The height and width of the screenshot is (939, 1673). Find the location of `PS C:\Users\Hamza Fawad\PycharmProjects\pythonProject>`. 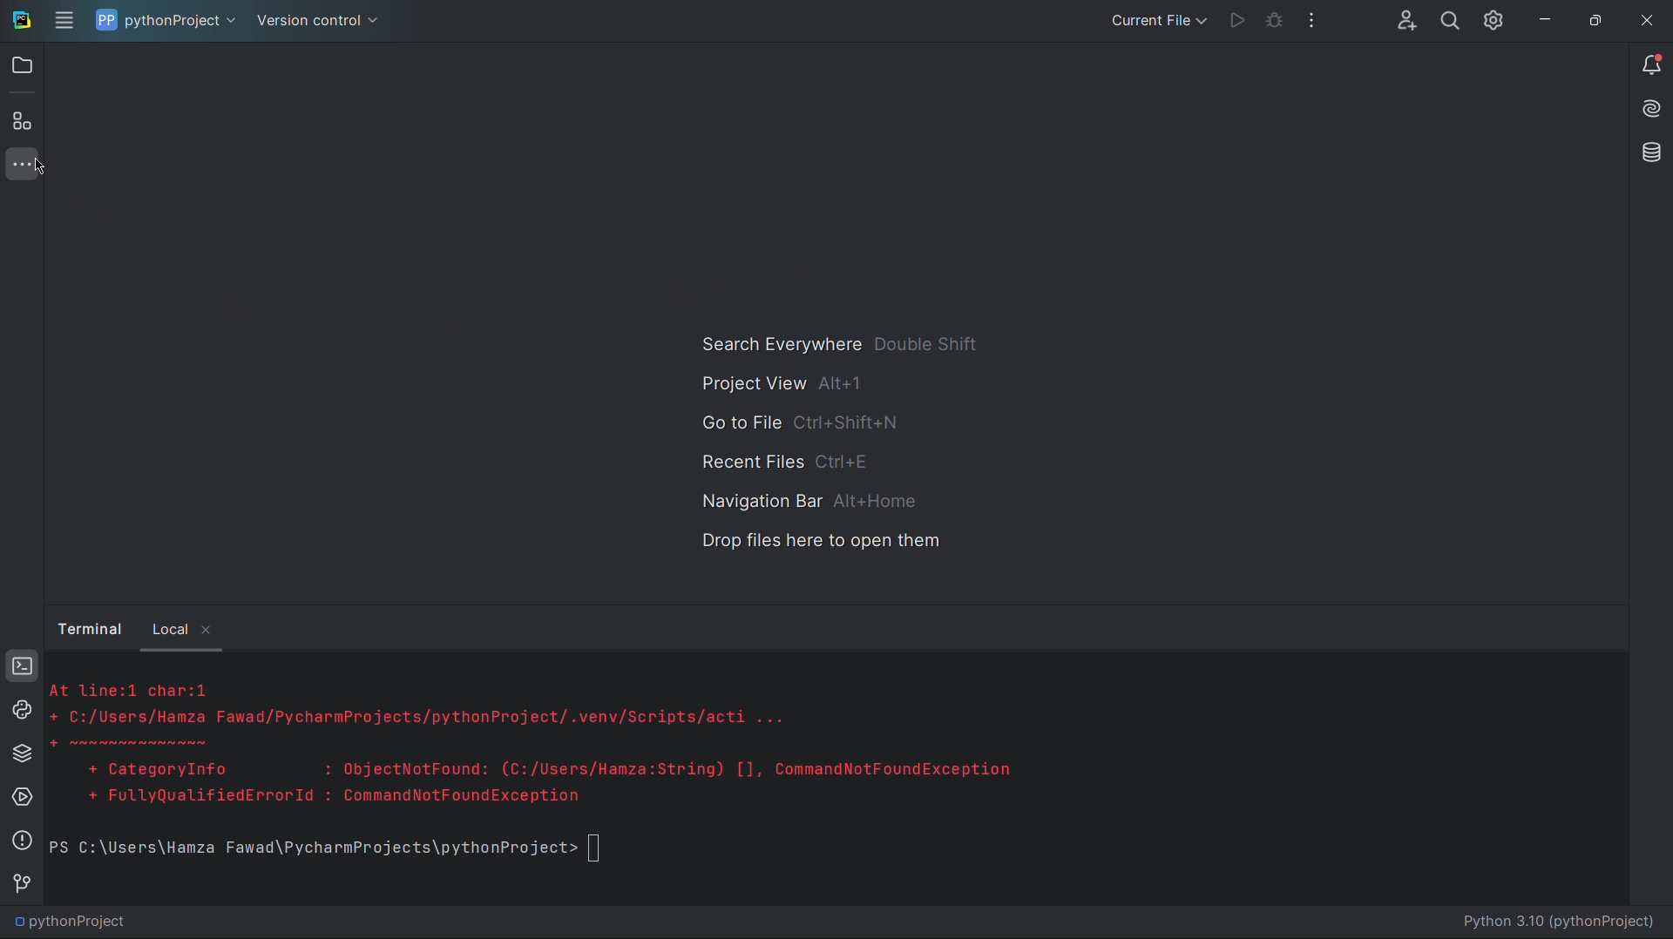

PS C:\Users\Hamza Fawad\PycharmProjects\pythonProject> is located at coordinates (309, 849).